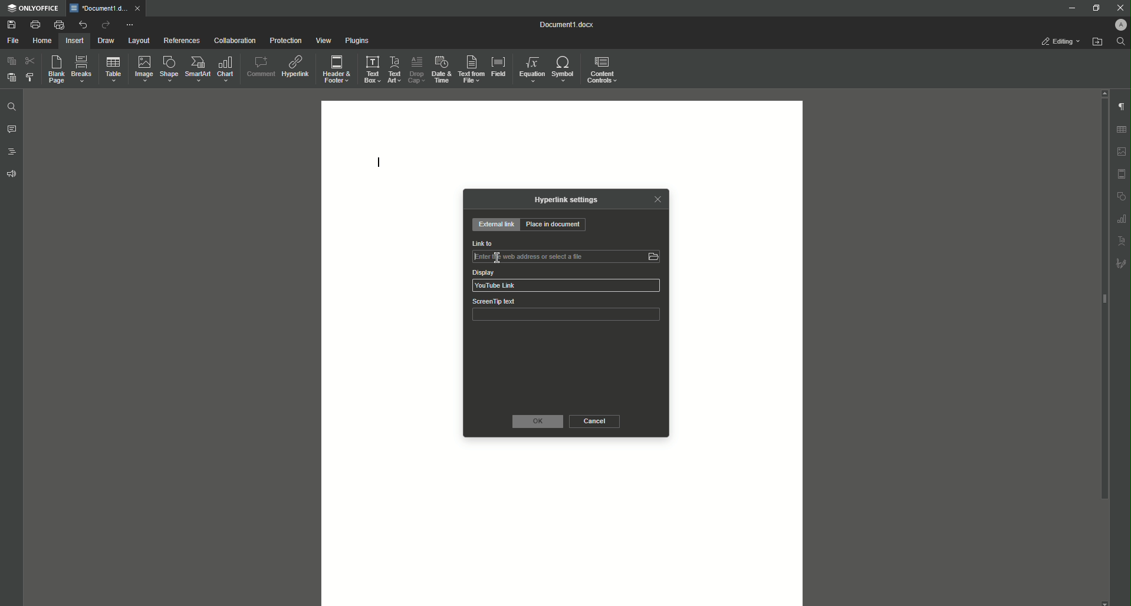 The image size is (1131, 606). I want to click on Drop Cap, so click(416, 69).